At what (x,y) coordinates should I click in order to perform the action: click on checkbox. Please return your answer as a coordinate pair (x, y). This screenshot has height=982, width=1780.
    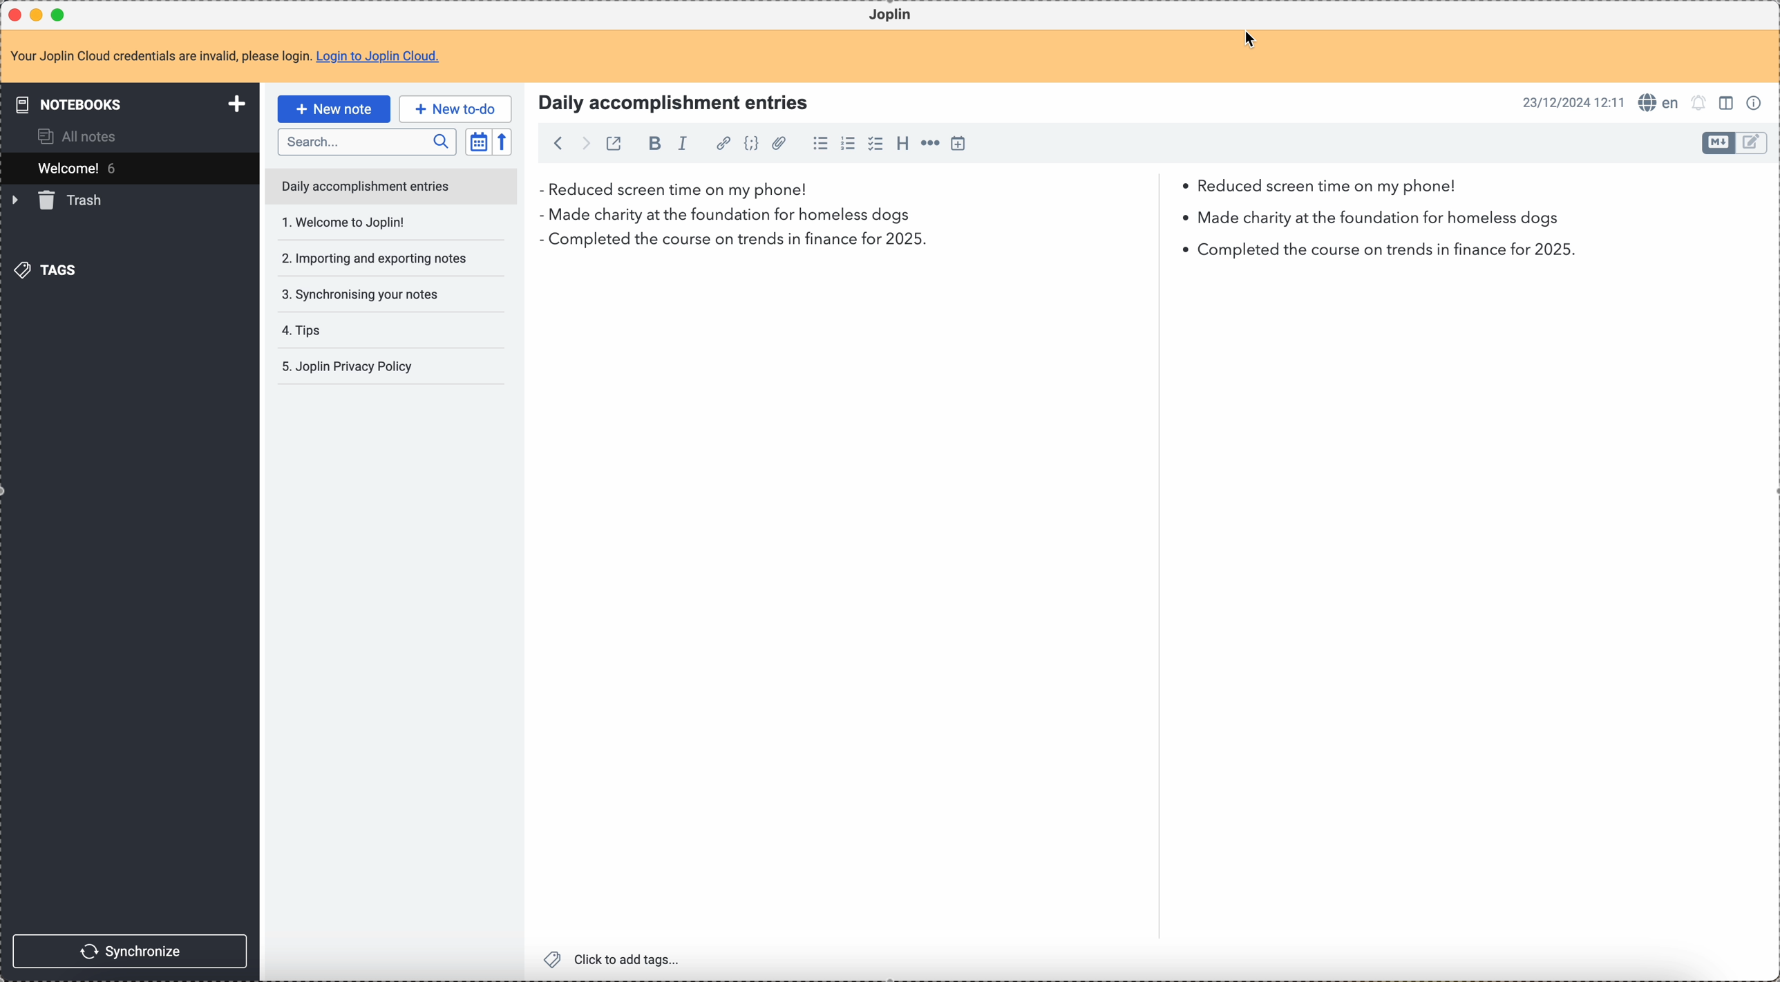
    Looking at the image, I should click on (877, 144).